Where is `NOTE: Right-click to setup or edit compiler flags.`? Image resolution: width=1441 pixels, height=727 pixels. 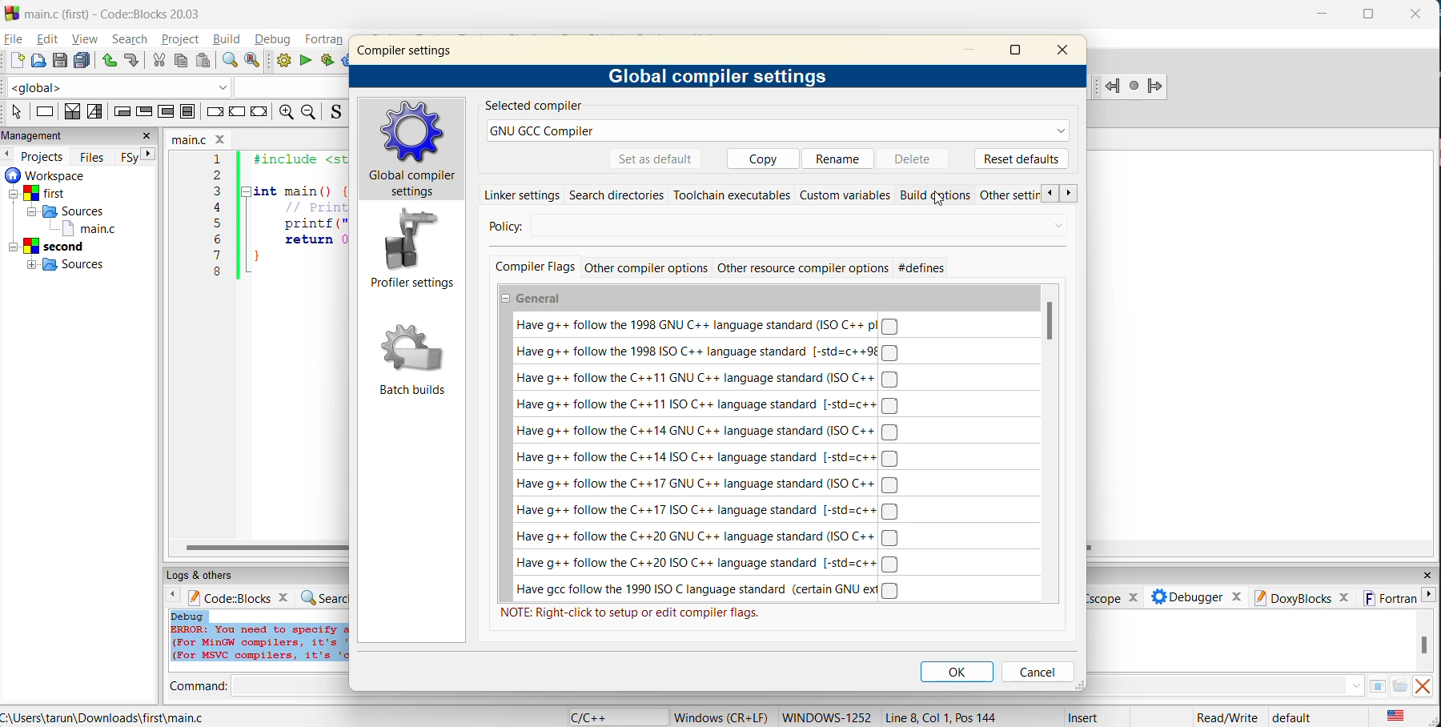 NOTE: Right-click to setup or edit compiler flags. is located at coordinates (633, 614).